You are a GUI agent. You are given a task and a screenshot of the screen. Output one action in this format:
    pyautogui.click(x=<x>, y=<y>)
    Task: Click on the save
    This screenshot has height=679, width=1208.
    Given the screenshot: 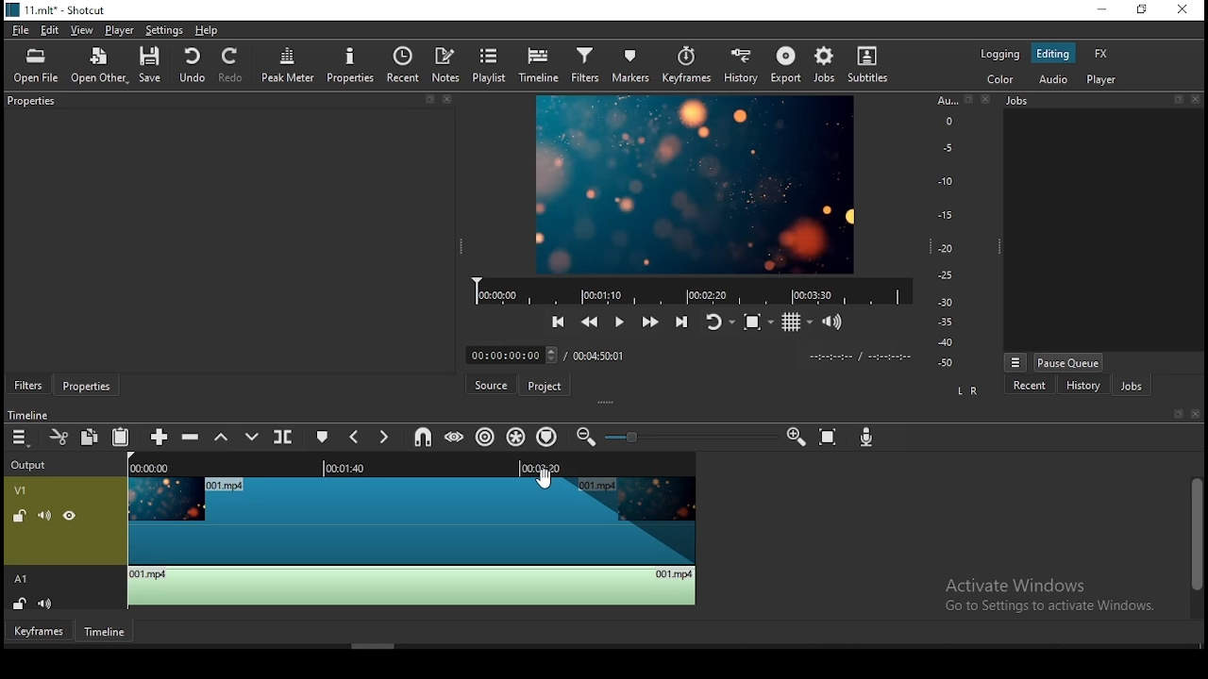 What is the action you would take?
    pyautogui.click(x=150, y=62)
    